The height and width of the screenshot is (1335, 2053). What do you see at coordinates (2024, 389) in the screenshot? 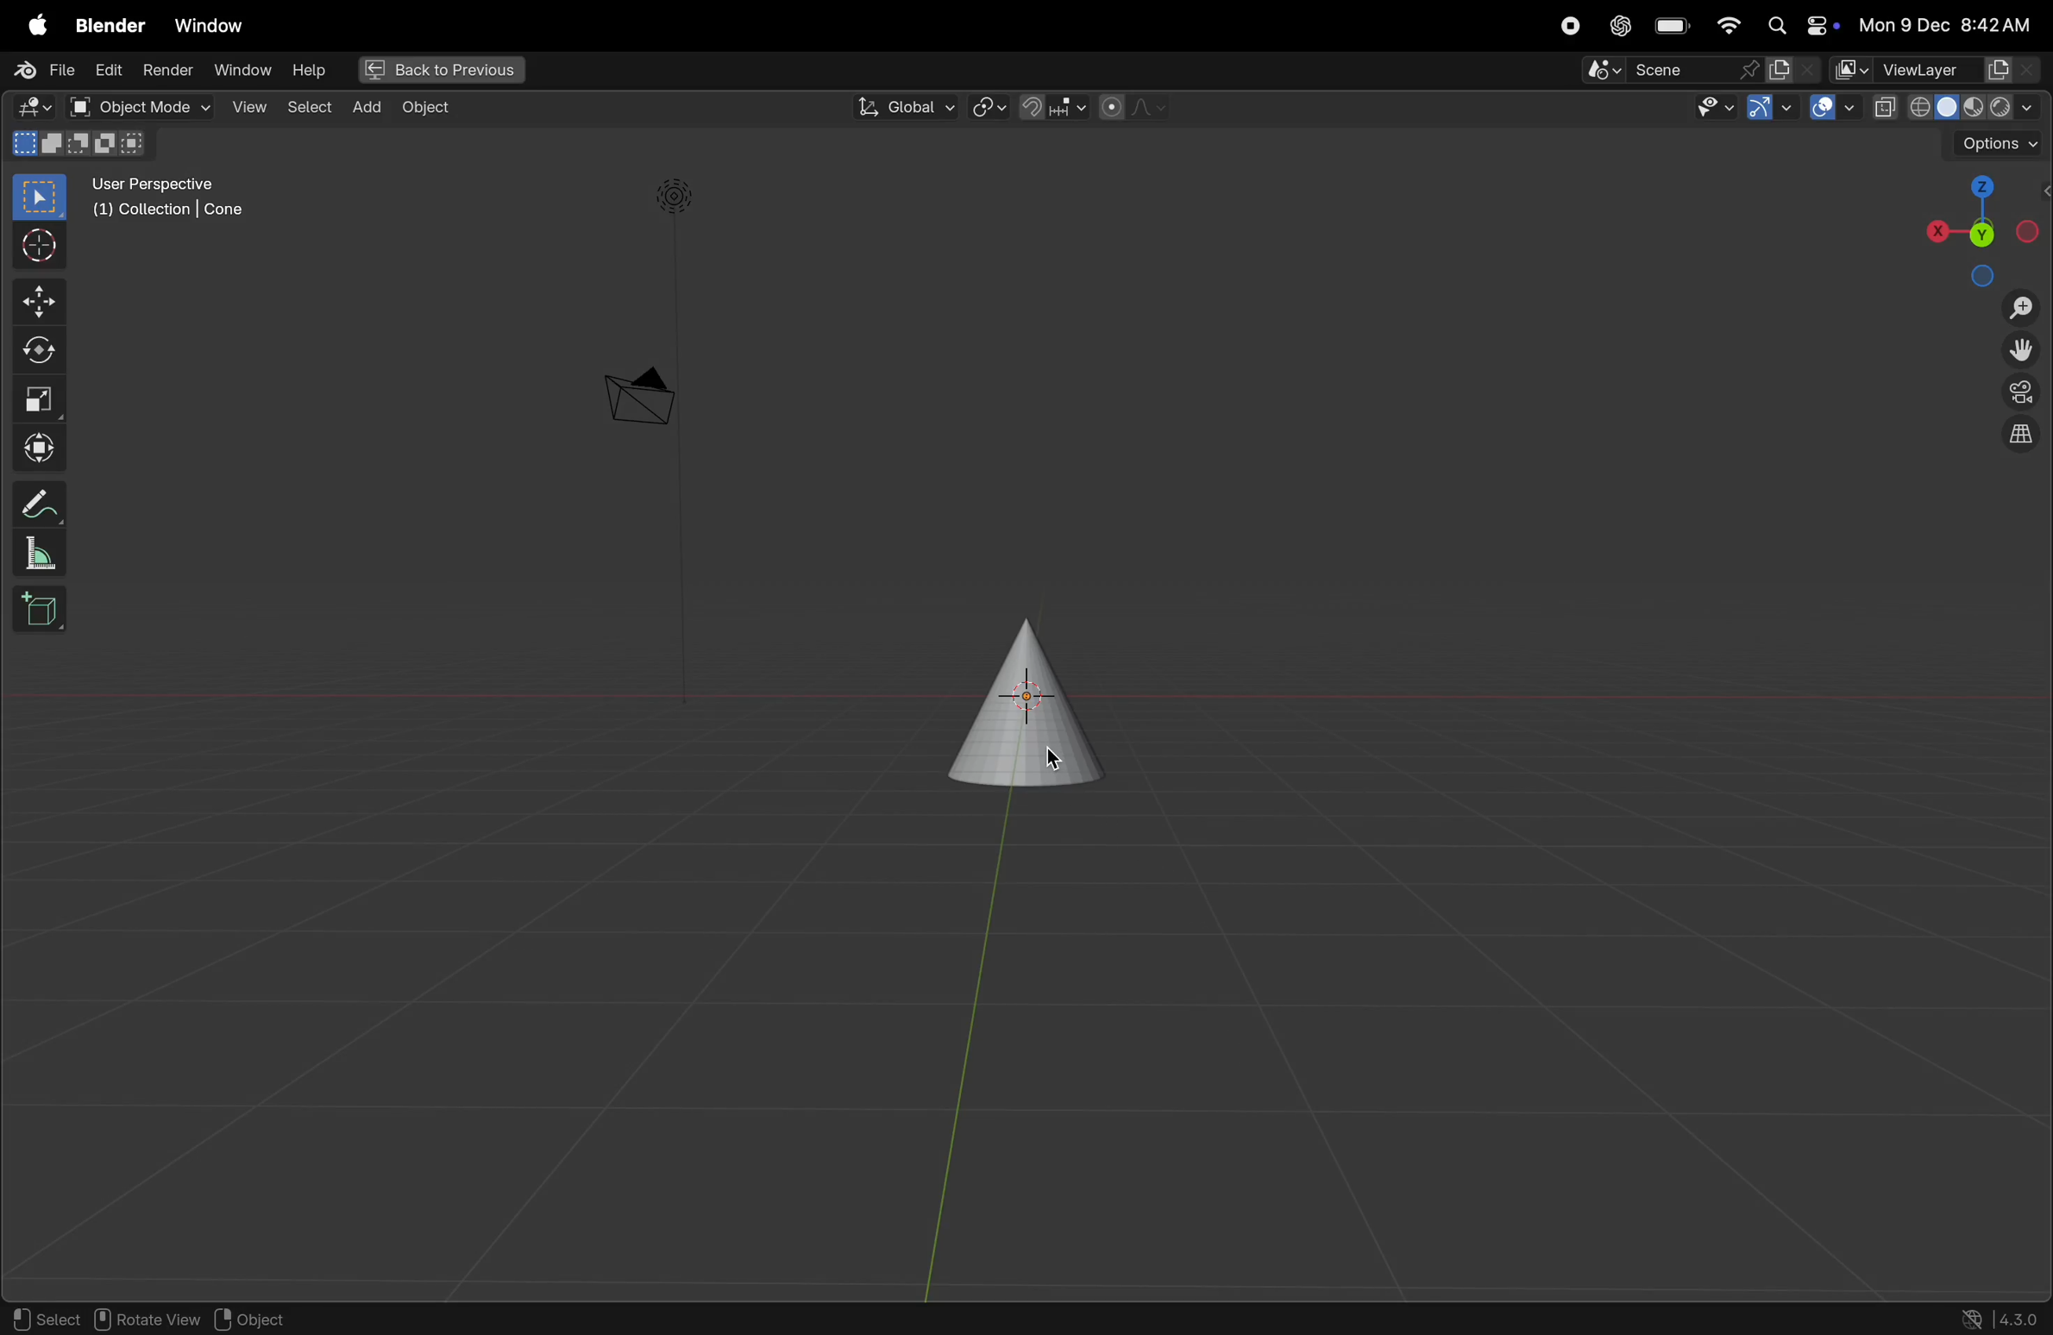
I see `toggle camera view` at bounding box center [2024, 389].